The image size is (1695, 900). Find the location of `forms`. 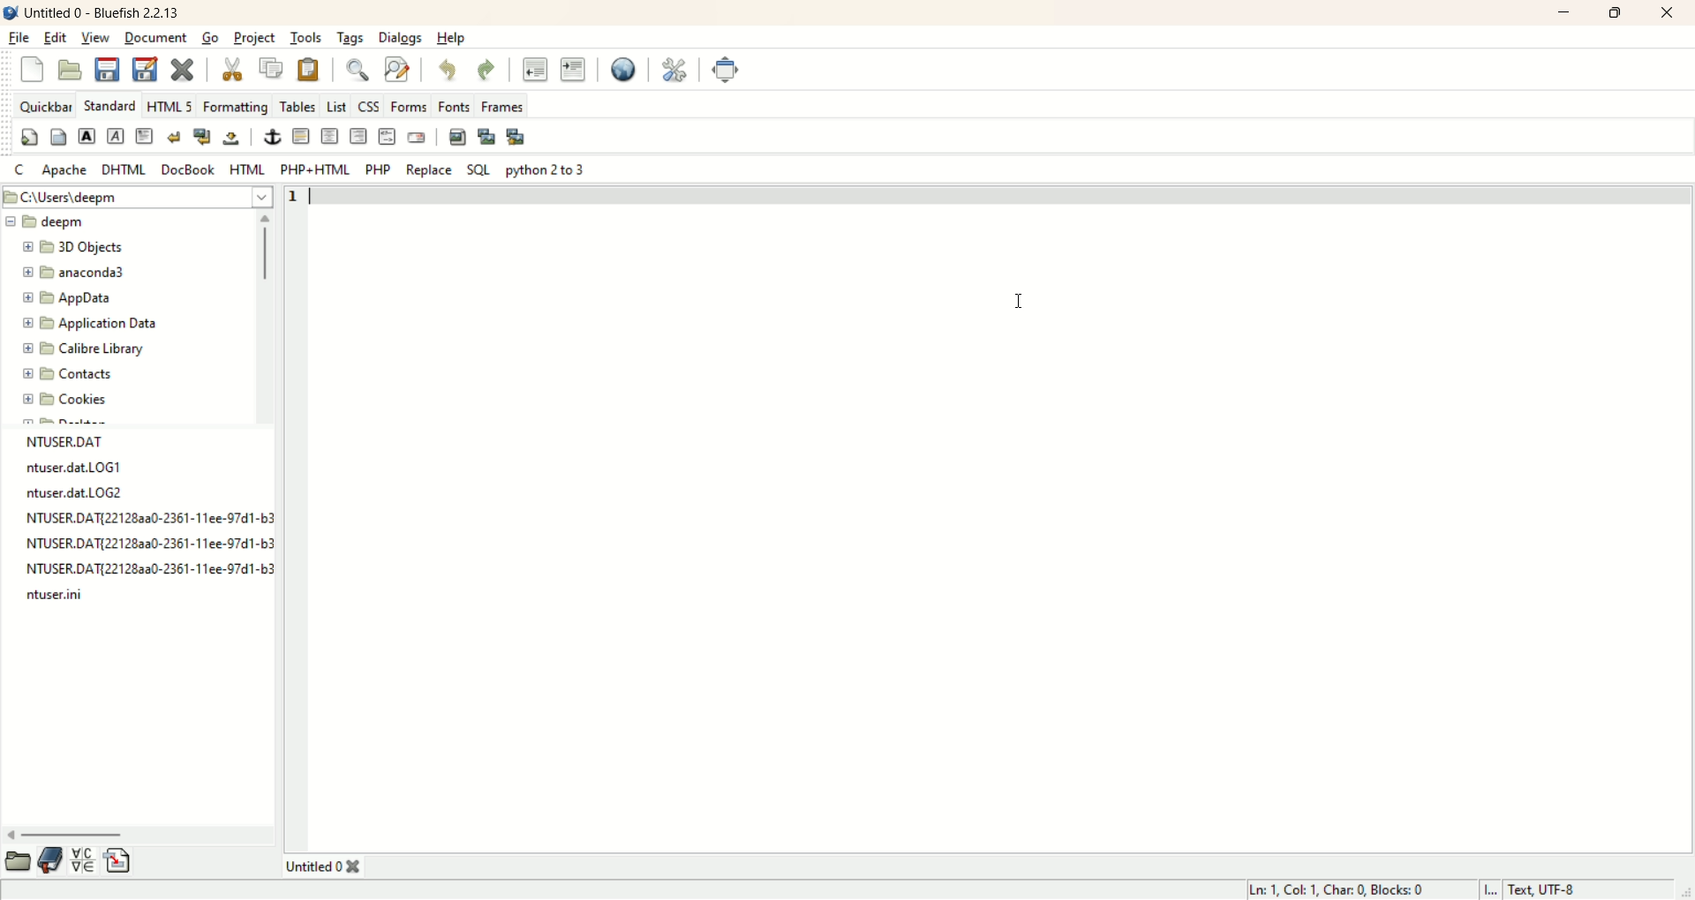

forms is located at coordinates (408, 106).